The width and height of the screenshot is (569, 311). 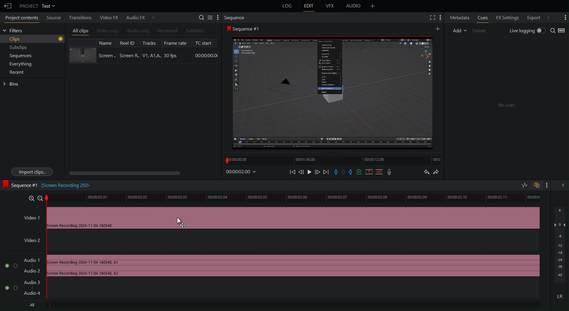 What do you see at coordinates (182, 223) in the screenshot?
I see `Cursor` at bounding box center [182, 223].